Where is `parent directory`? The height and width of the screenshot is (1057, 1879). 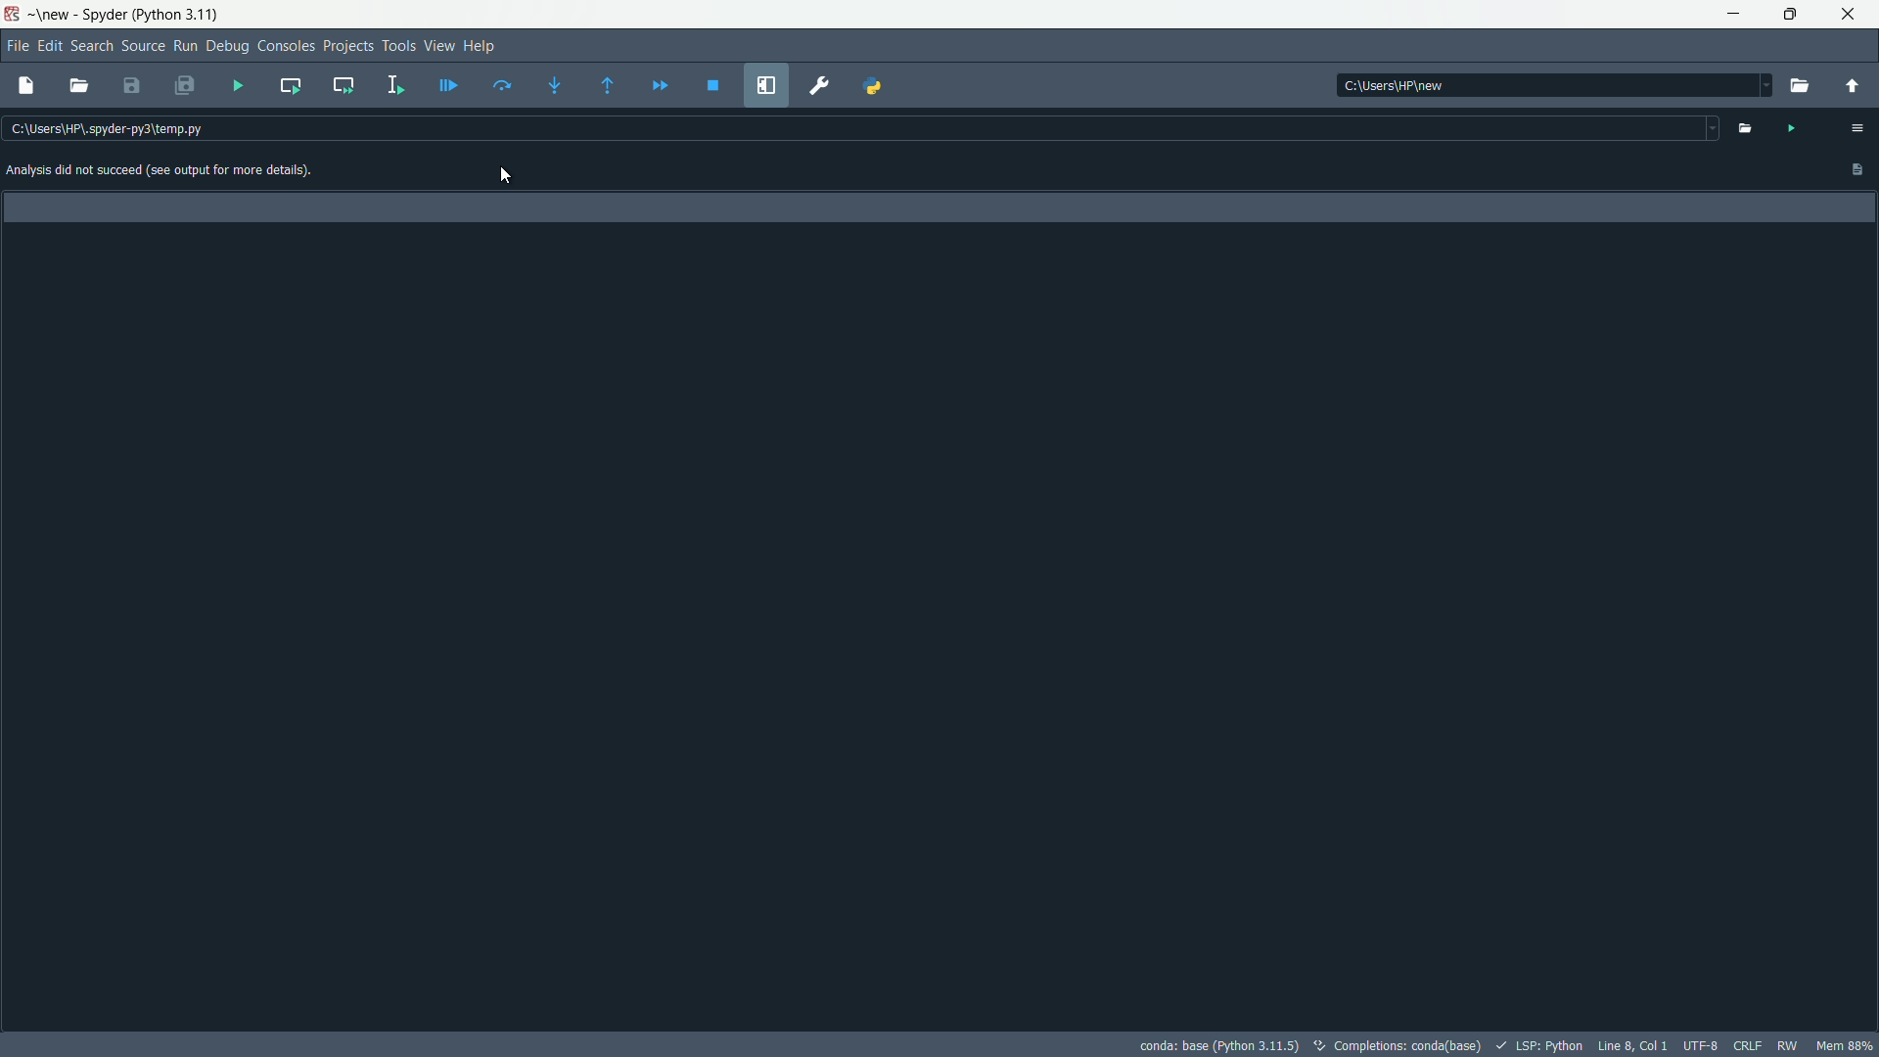
parent directory is located at coordinates (1859, 86).